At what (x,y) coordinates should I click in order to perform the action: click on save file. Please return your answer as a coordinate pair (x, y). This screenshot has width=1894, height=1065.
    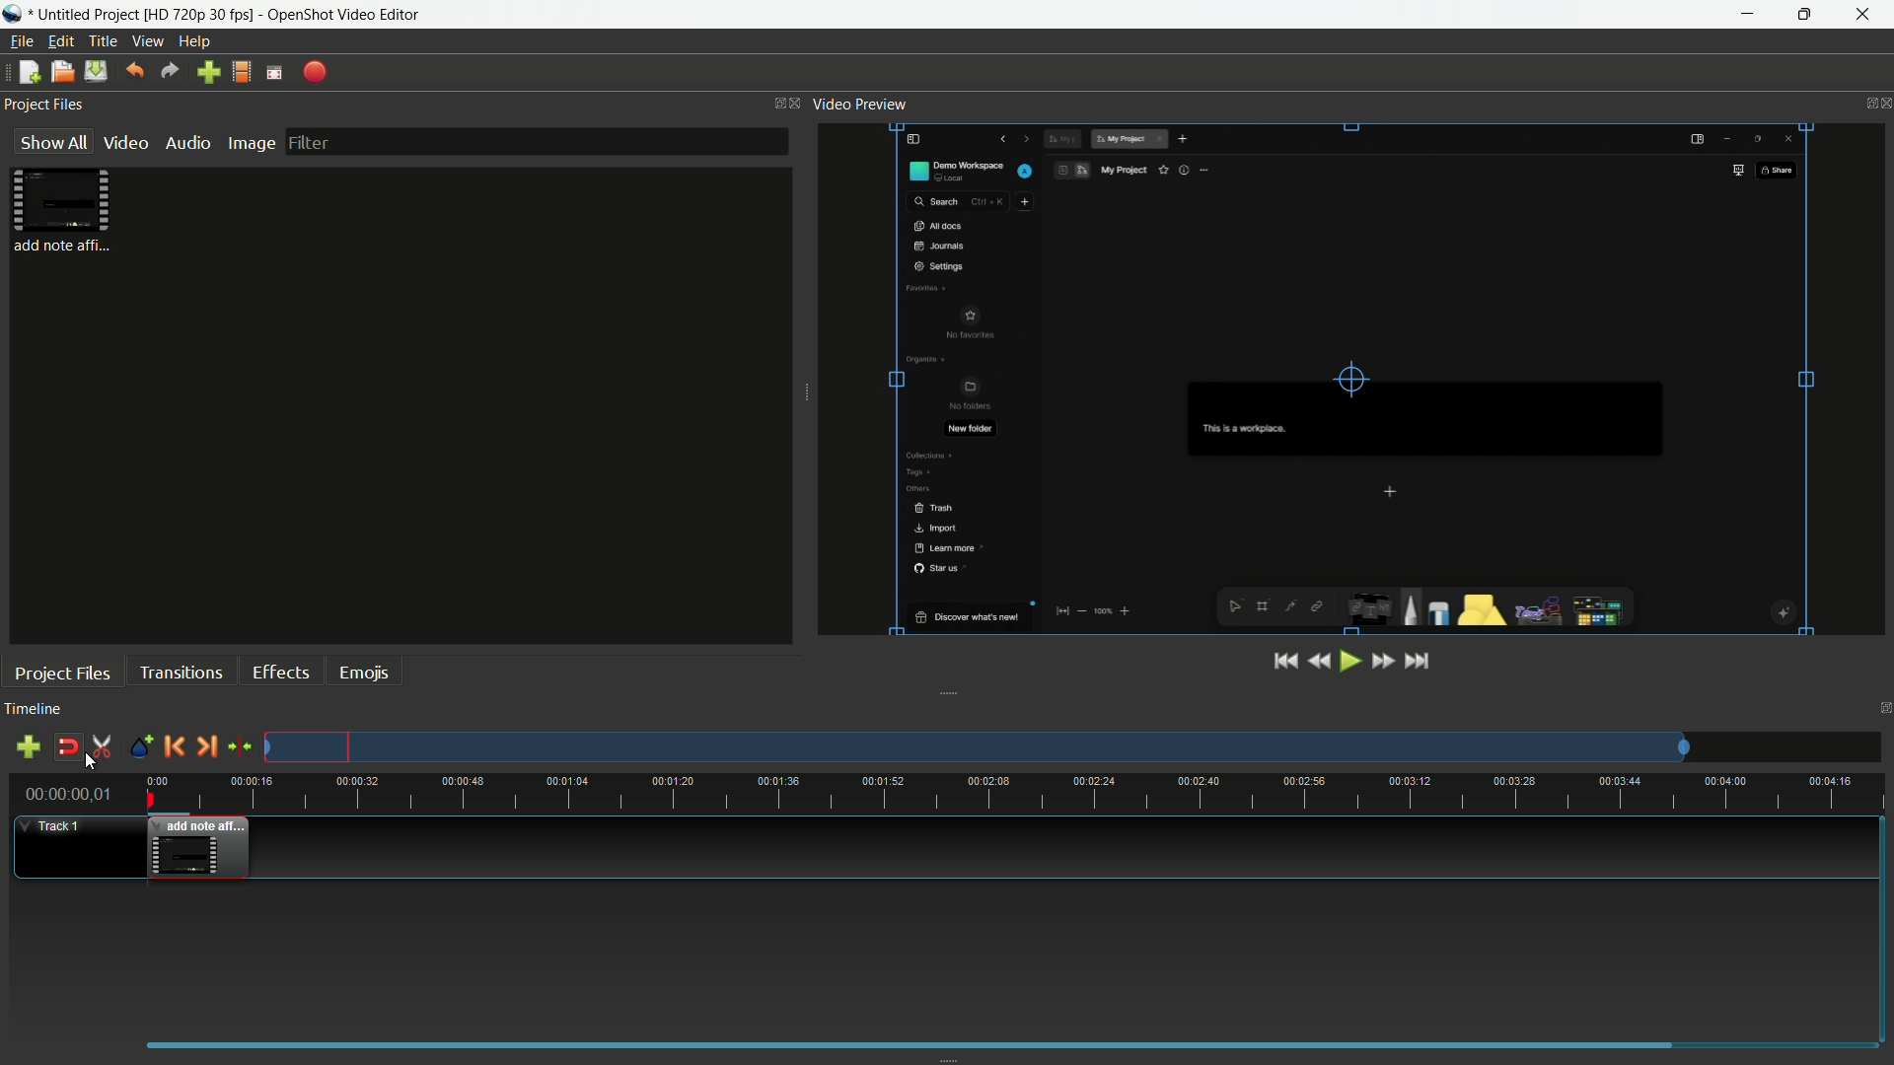
    Looking at the image, I should click on (94, 72).